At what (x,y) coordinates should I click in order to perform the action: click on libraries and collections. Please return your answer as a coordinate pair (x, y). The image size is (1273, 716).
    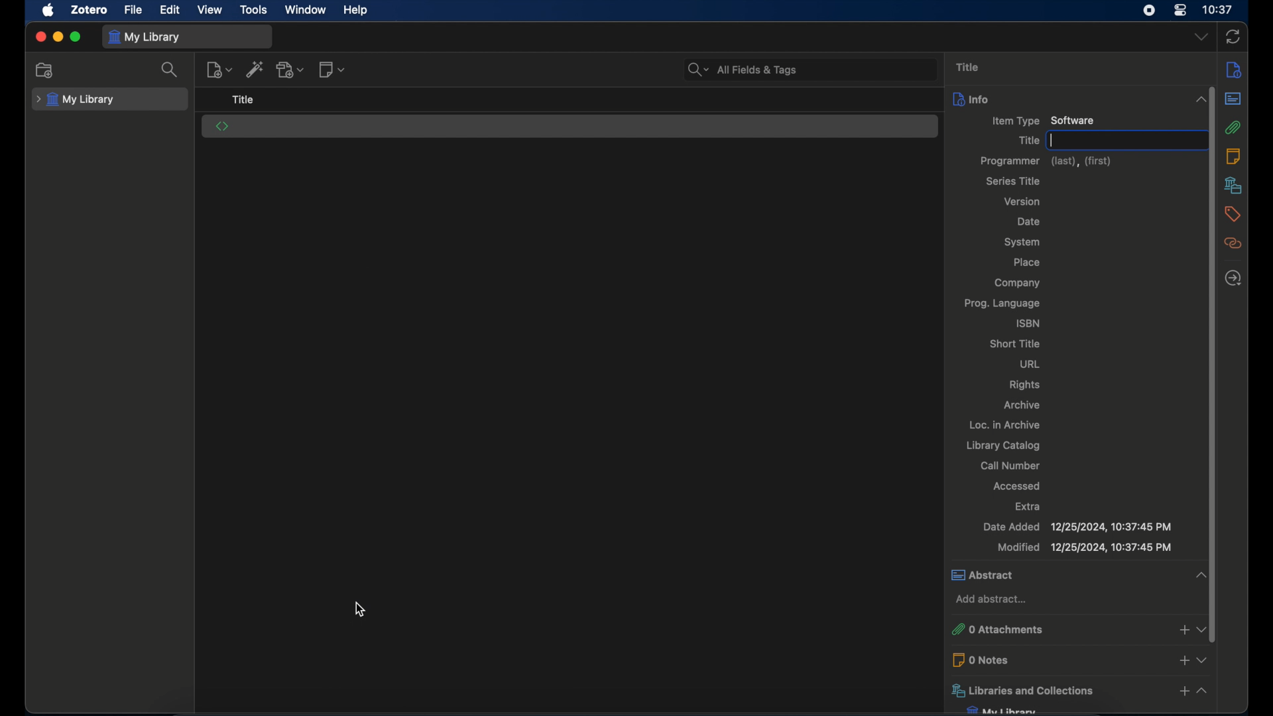
    Looking at the image, I should click on (1058, 691).